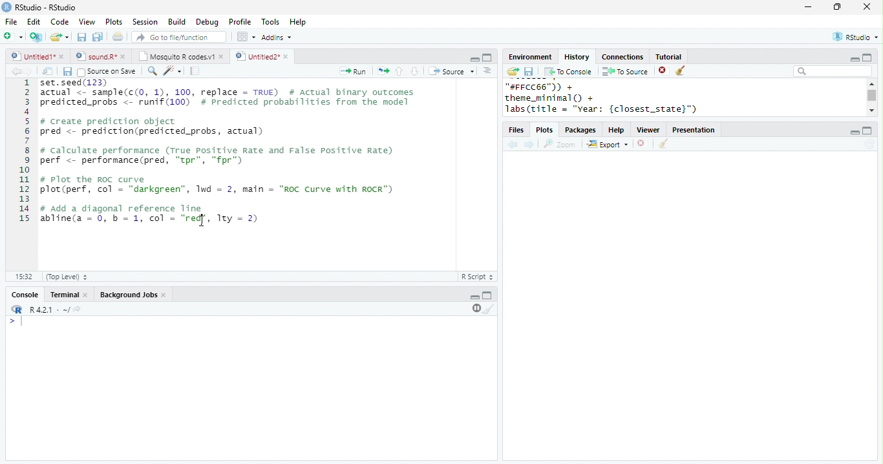 The image size is (883, 464). Describe the element at coordinates (47, 310) in the screenshot. I see `R 4.2.1 .~/` at that location.